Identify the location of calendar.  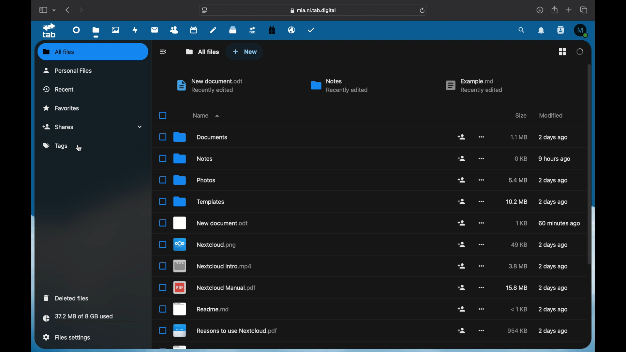
(194, 30).